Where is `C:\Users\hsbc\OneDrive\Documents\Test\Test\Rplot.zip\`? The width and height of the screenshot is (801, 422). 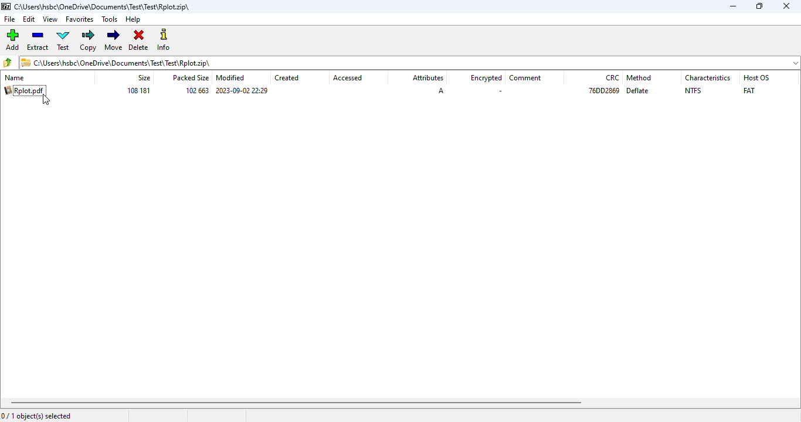 C:\Users\hsbc\OneDrive\Documents\Test\Test\Rplot.zip\ is located at coordinates (99, 6).